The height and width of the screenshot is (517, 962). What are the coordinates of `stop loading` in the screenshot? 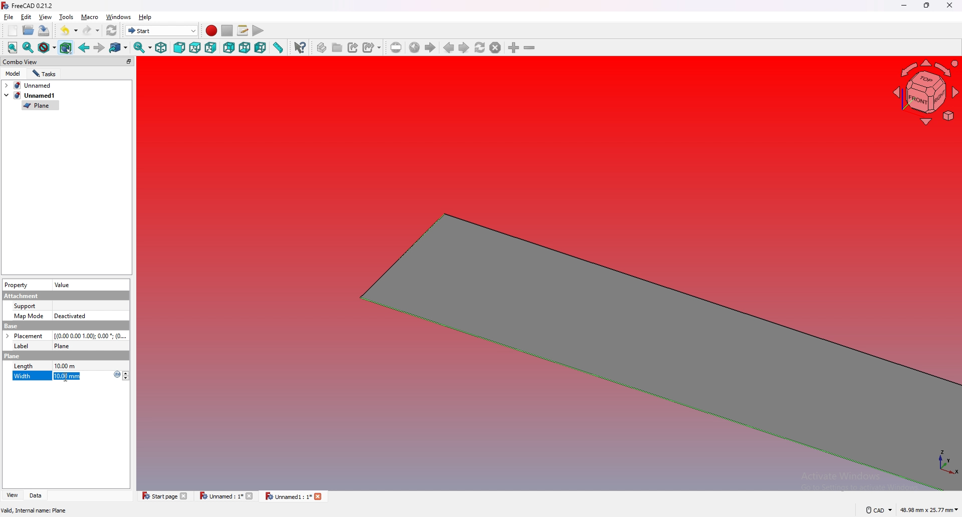 It's located at (496, 48).